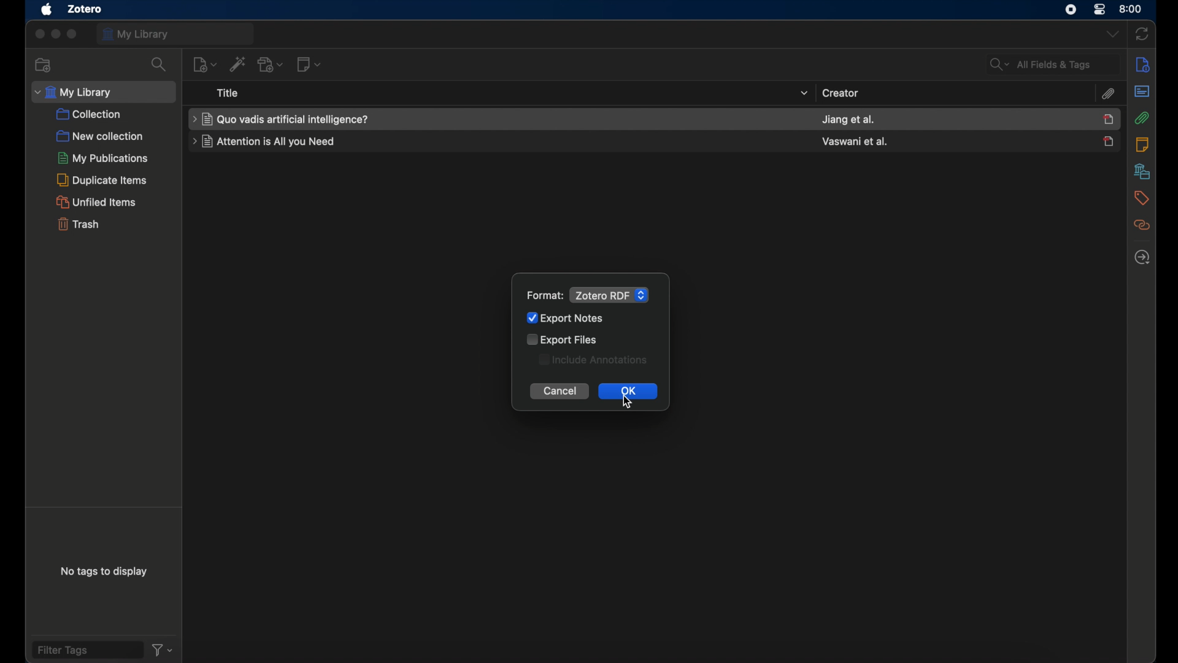 This screenshot has width=1178, height=663. What do you see at coordinates (55, 34) in the screenshot?
I see `minimize` at bounding box center [55, 34].